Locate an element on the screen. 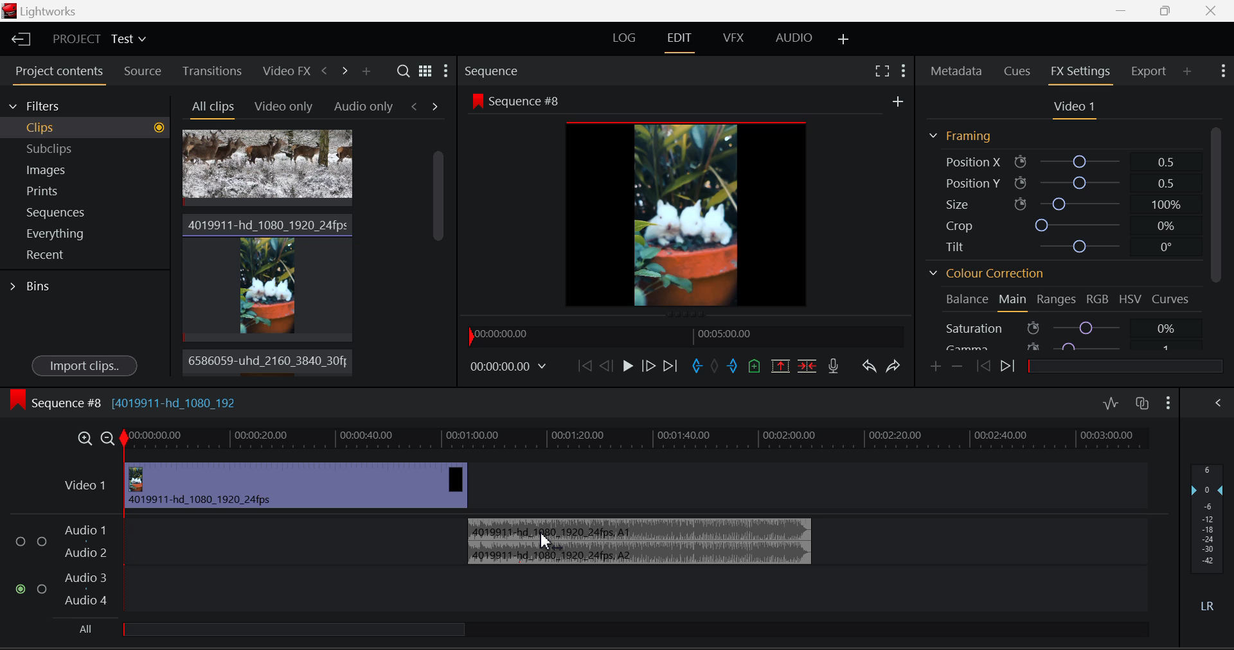  File 1 is located at coordinates (267, 168).